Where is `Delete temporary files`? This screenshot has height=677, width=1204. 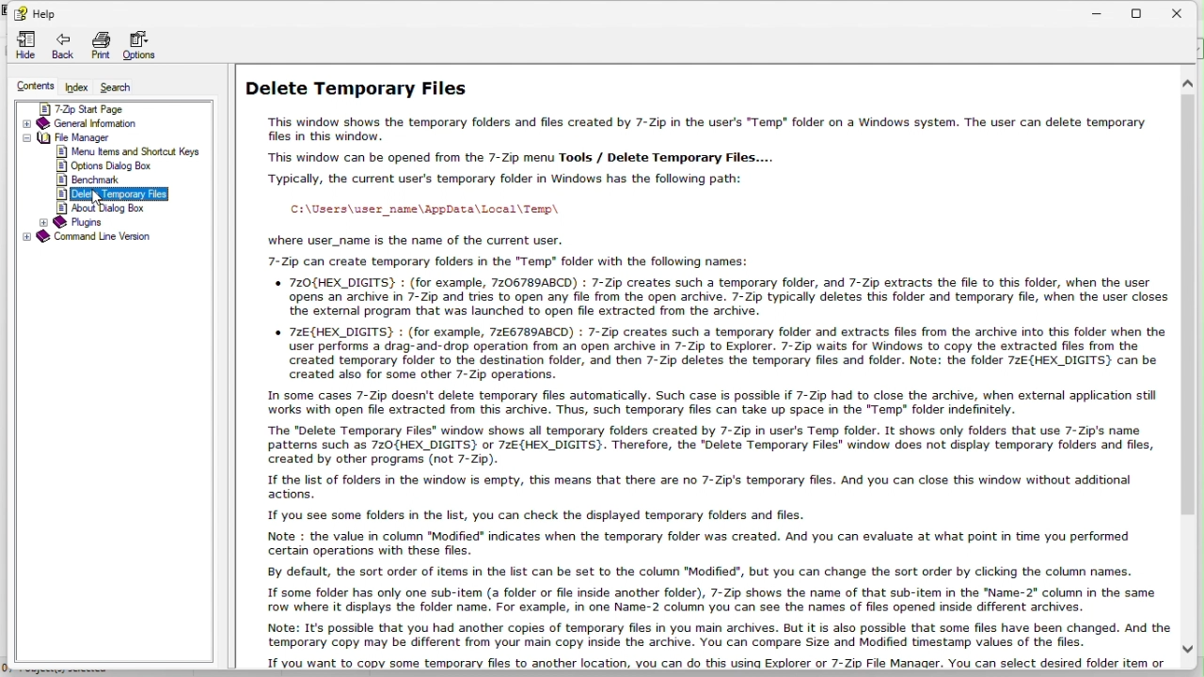 Delete temporary files is located at coordinates (121, 195).